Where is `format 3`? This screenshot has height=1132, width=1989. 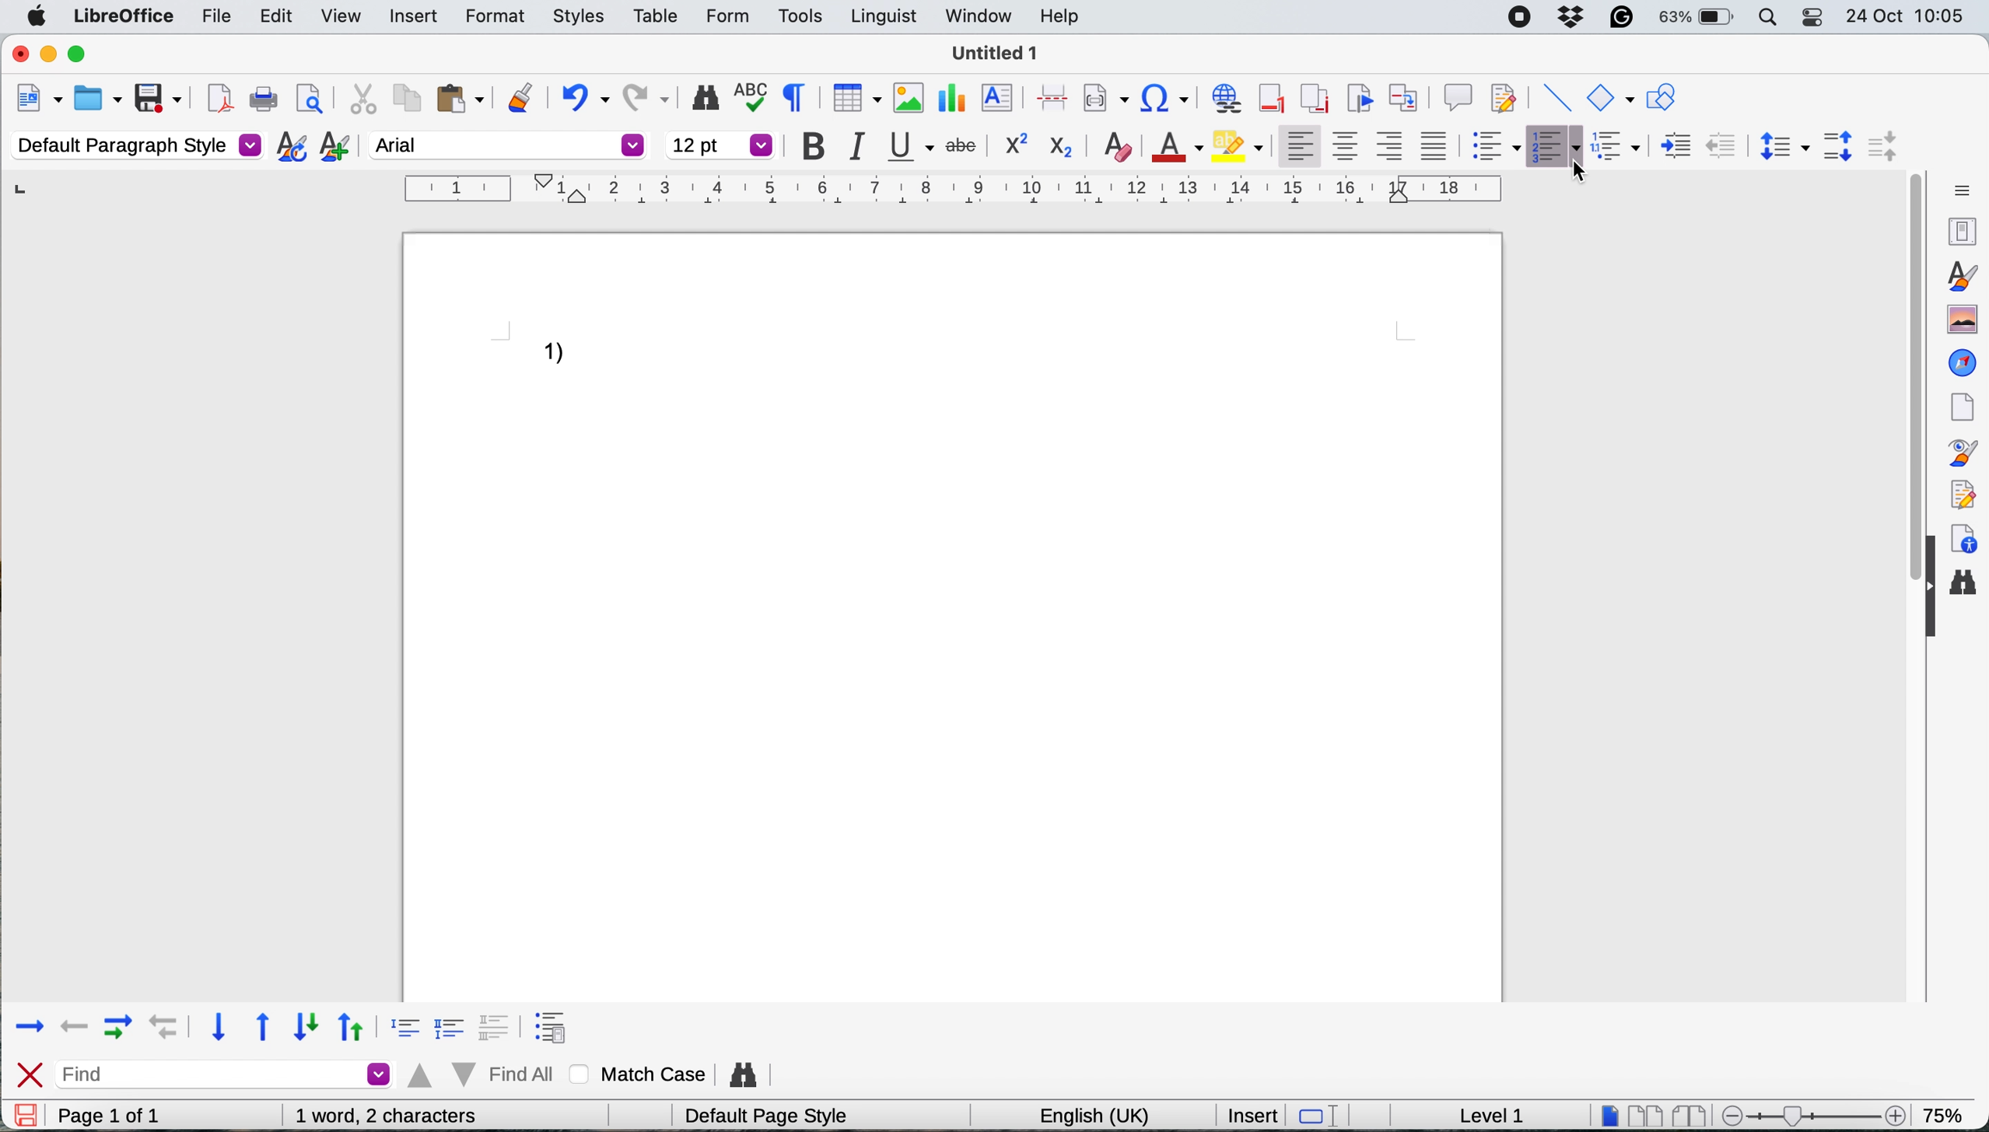
format 3 is located at coordinates (500, 1023).